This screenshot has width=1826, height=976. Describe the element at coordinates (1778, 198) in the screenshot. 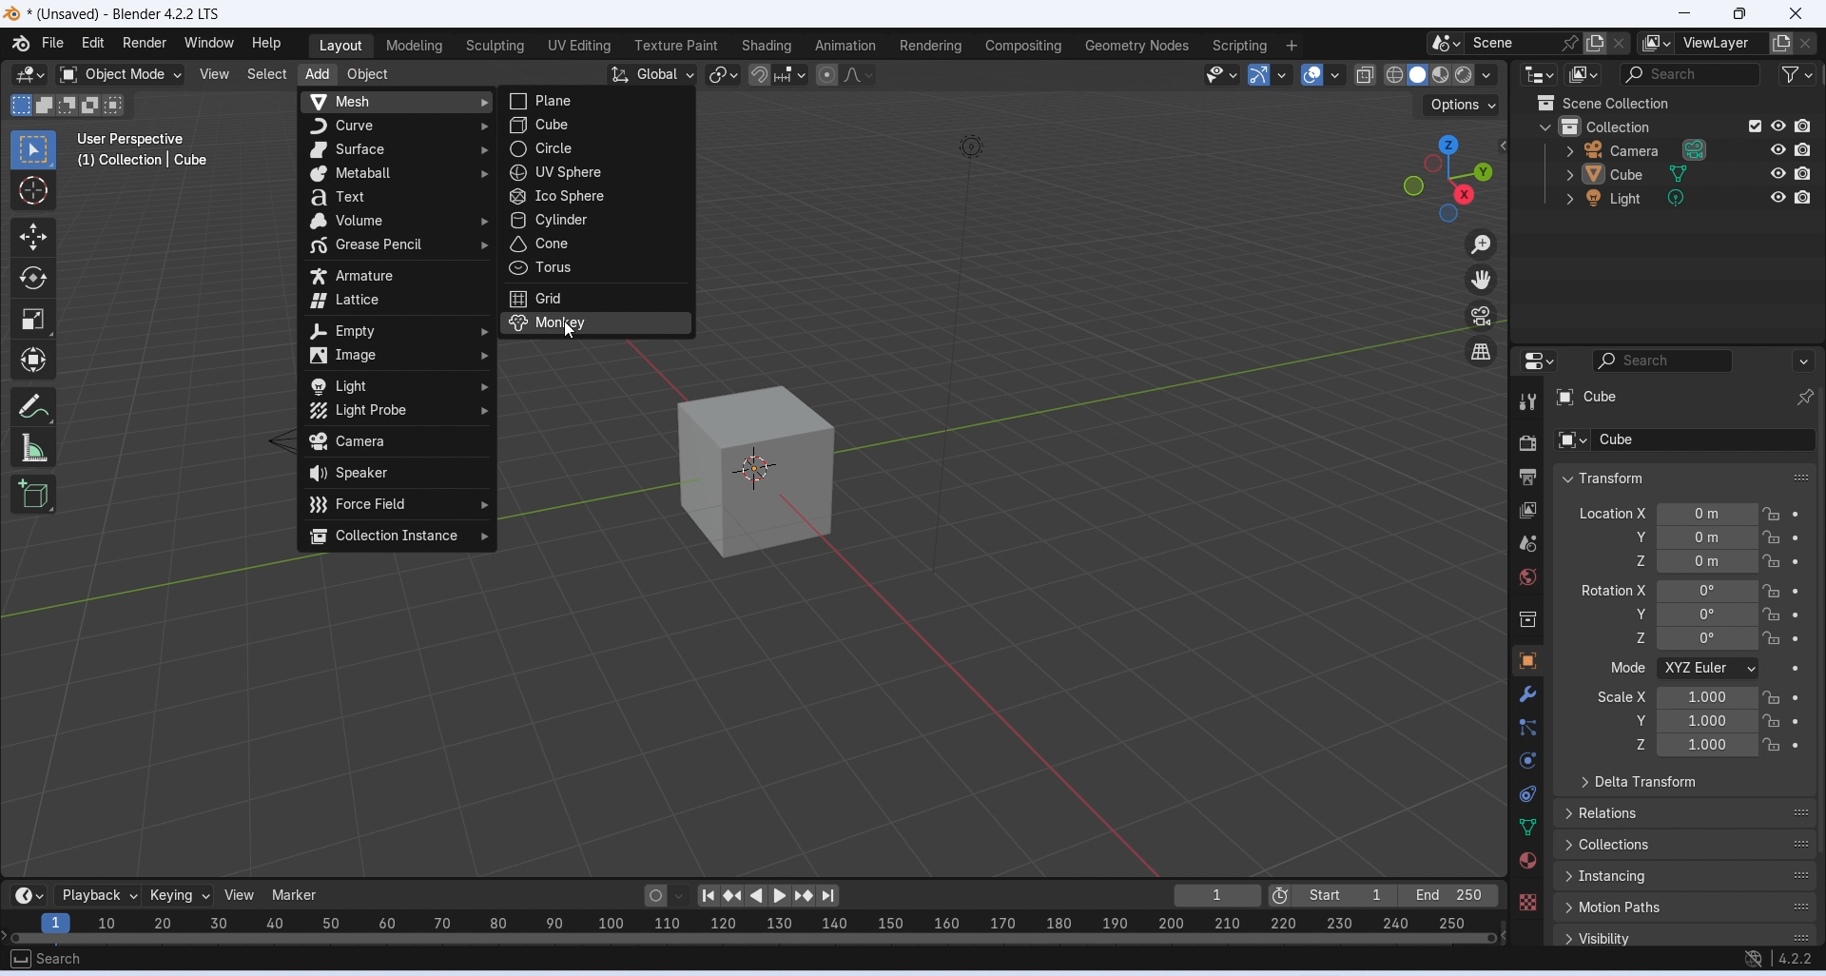

I see `hide in viewport` at that location.